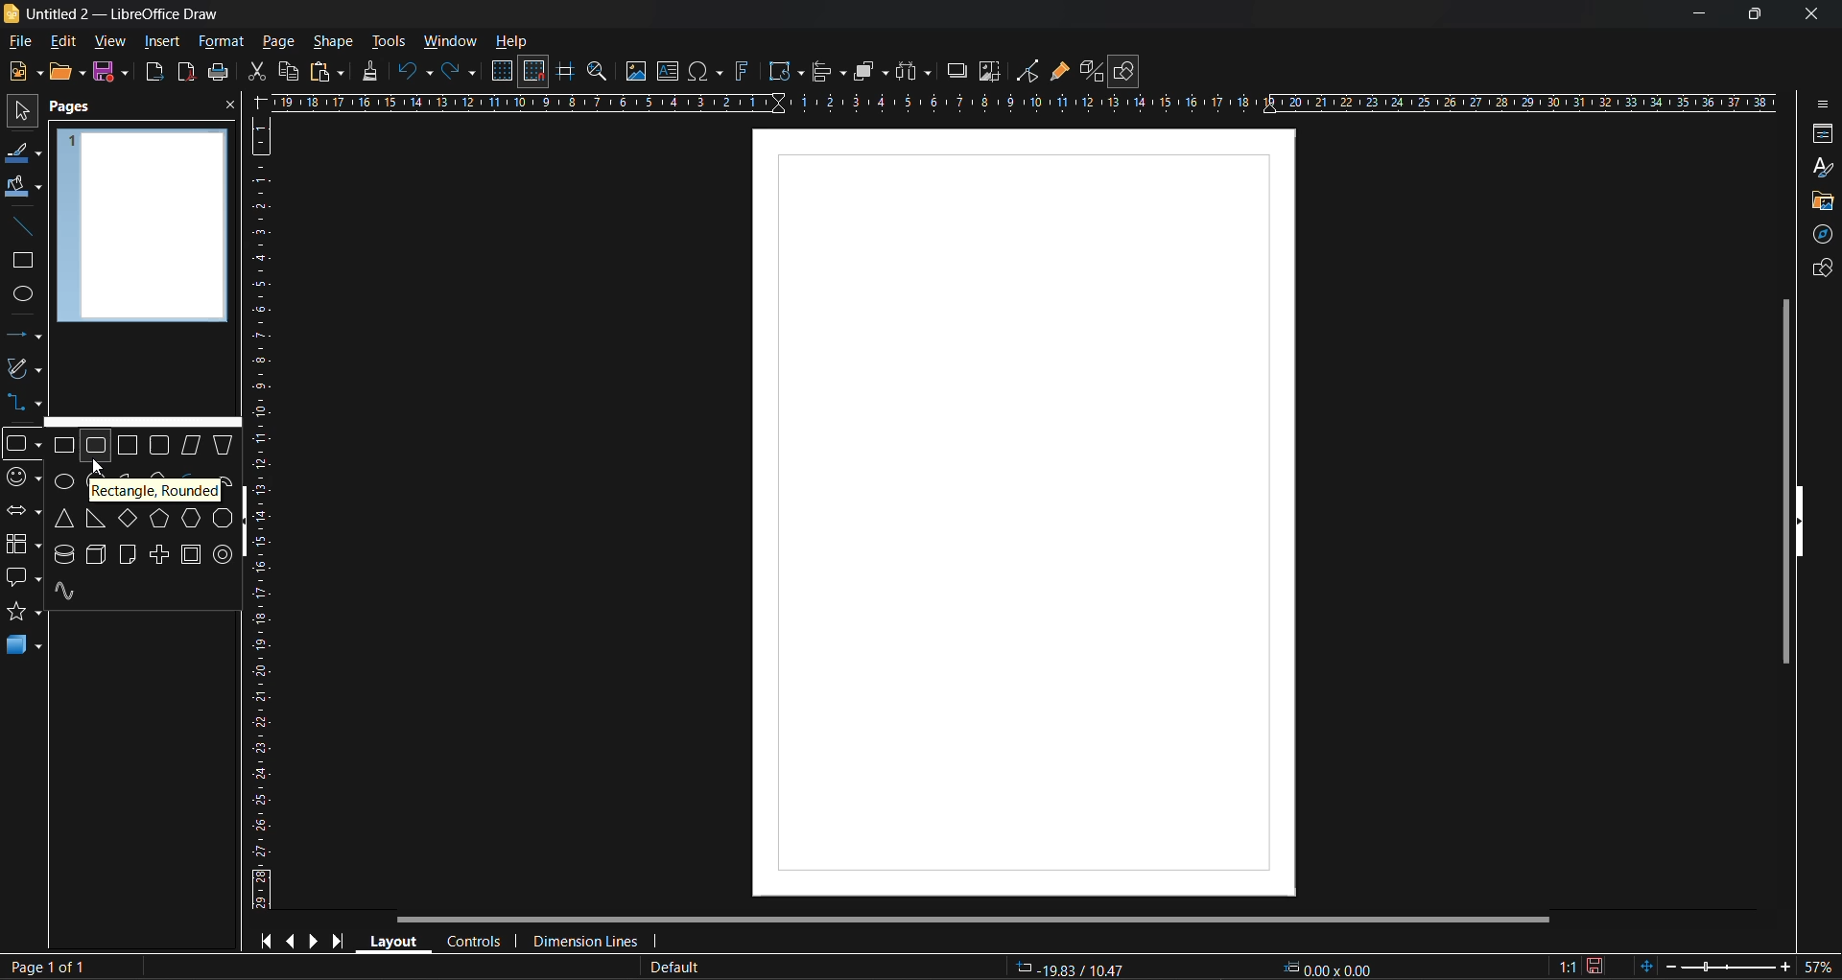 This screenshot has height=980, width=1842. Describe the element at coordinates (95, 448) in the screenshot. I see `rounded rectangle` at that location.